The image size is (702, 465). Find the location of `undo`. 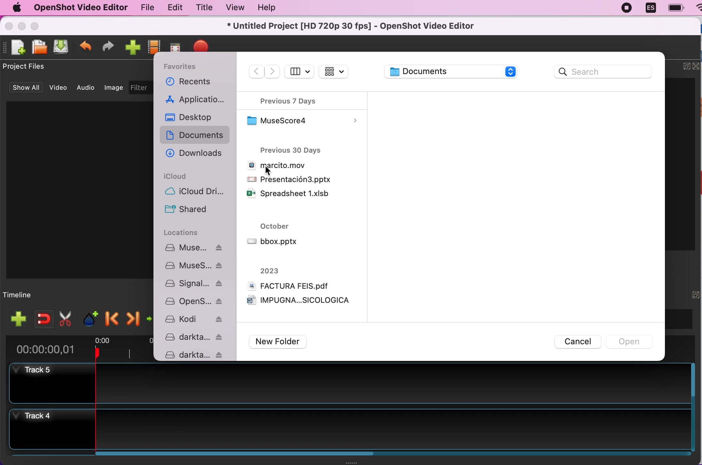

undo is located at coordinates (86, 48).